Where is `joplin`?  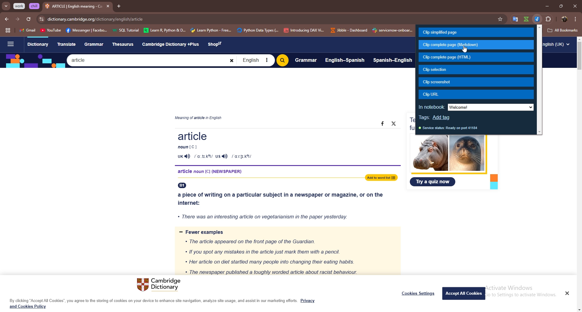 joplin is located at coordinates (538, 18).